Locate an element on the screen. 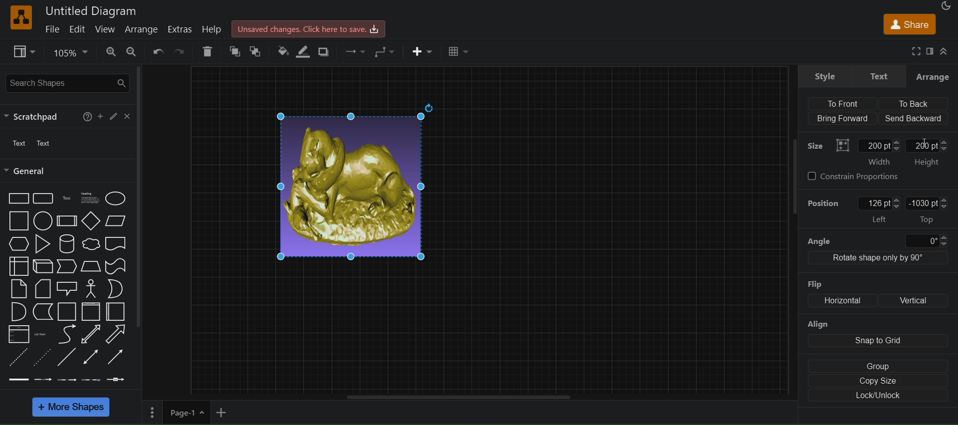  shadow is located at coordinates (327, 51).